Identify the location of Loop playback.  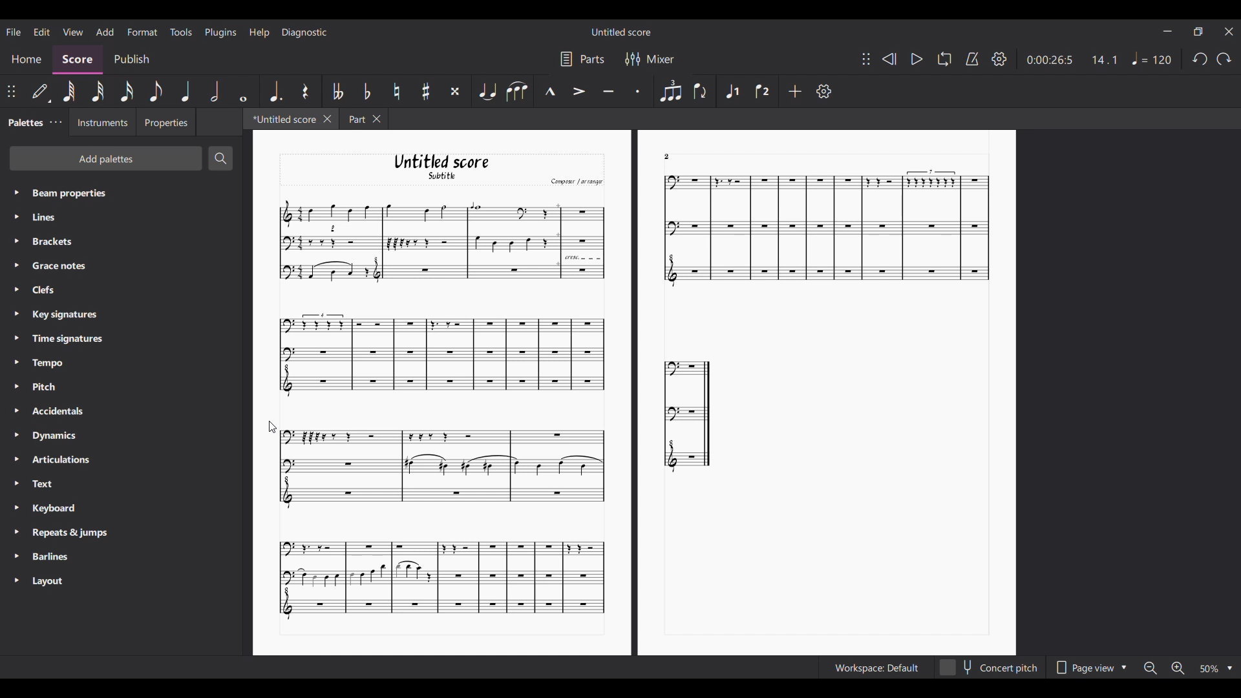
(944, 58).